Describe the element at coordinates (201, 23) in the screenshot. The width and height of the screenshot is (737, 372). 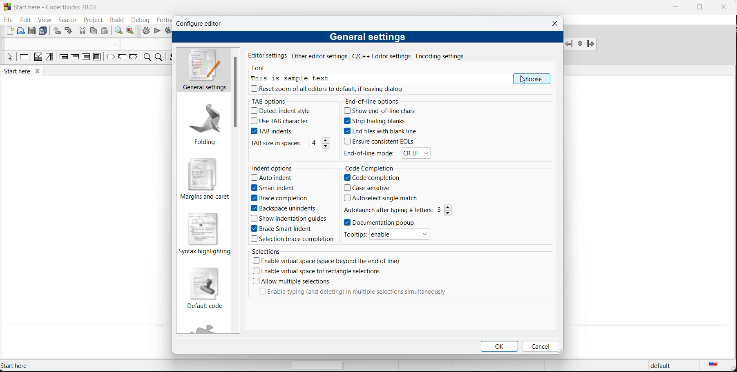
I see `configure editor dialog box` at that location.